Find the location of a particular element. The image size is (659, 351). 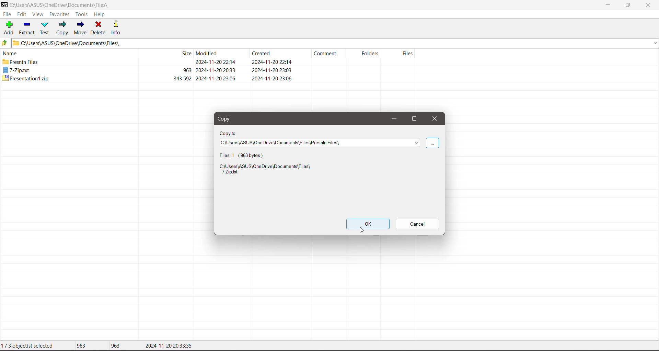

Title Bar color changed on Click is located at coordinates (238, 4).